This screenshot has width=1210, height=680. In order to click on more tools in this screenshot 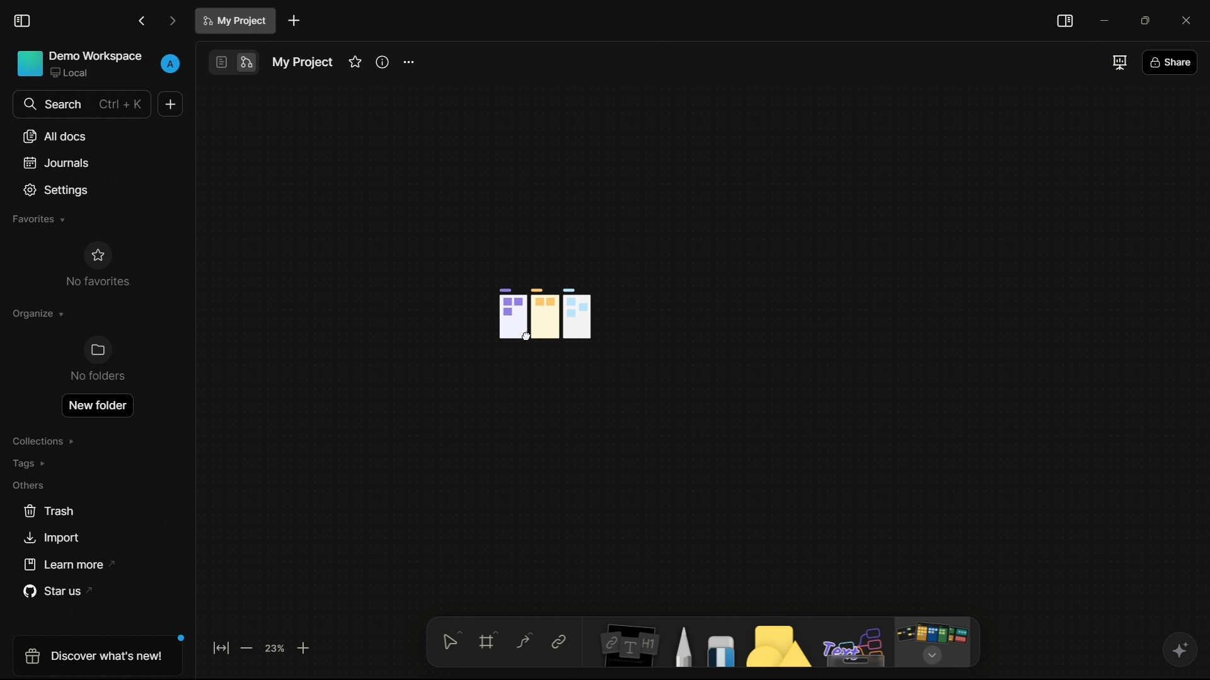, I will do `click(931, 643)`.